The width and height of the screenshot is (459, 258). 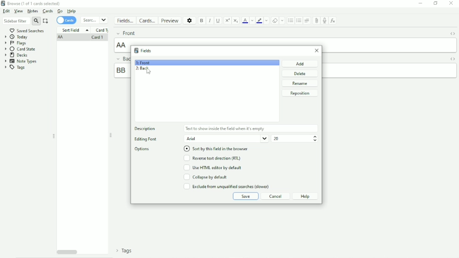 What do you see at coordinates (6, 11) in the screenshot?
I see `Edit` at bounding box center [6, 11].